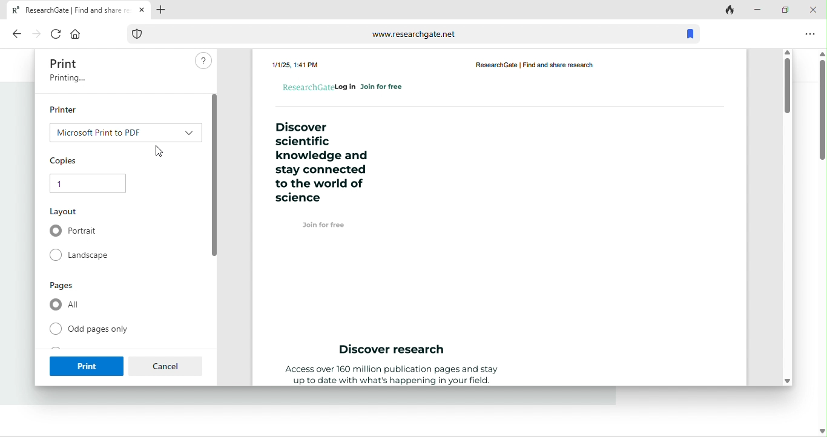 This screenshot has width=827, height=437. I want to click on vertical scroll bar, so click(213, 174).